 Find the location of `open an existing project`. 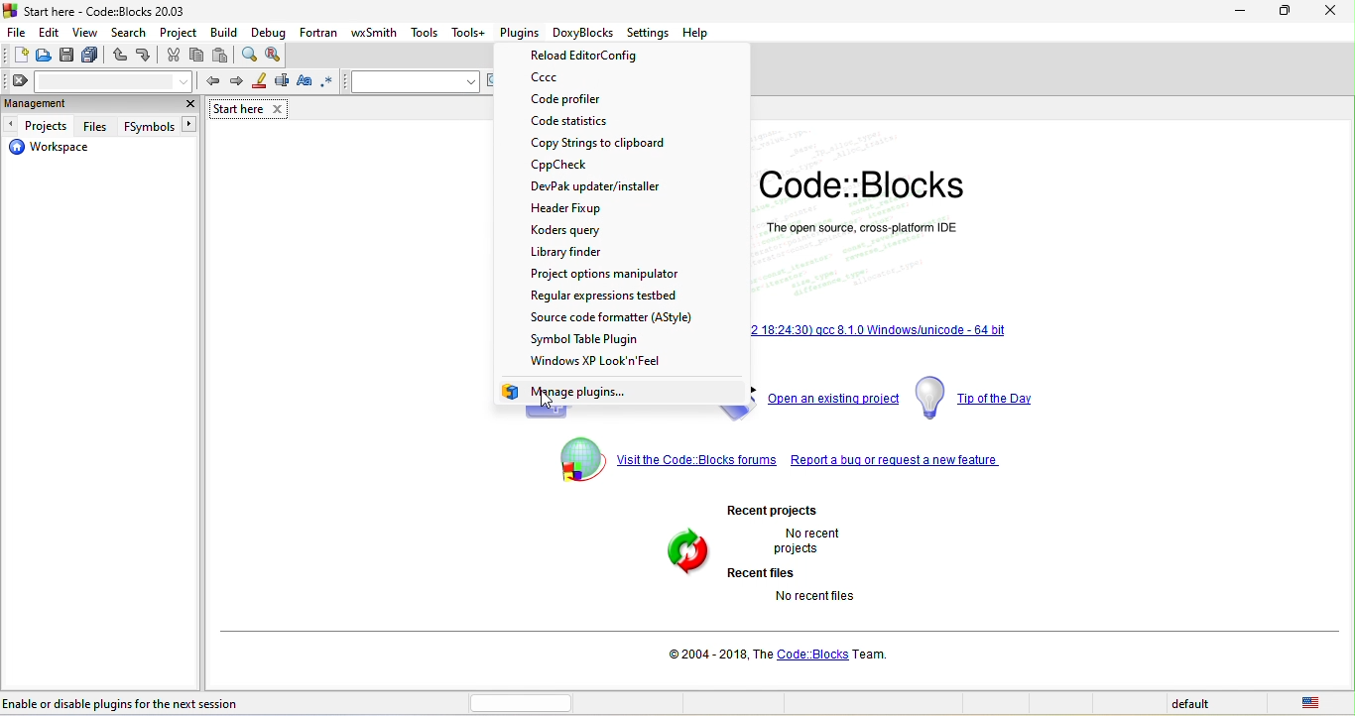

open an existing project is located at coordinates (834, 399).